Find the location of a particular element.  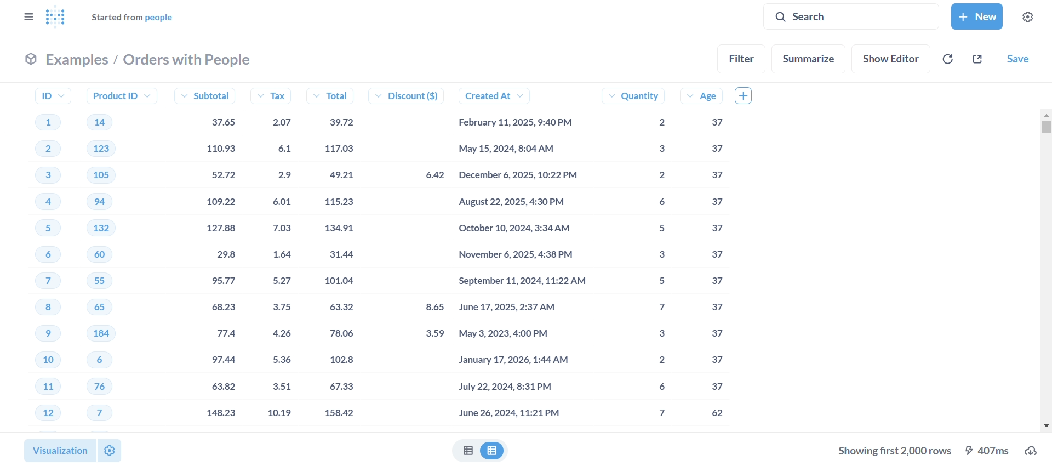

started from people is located at coordinates (133, 16).